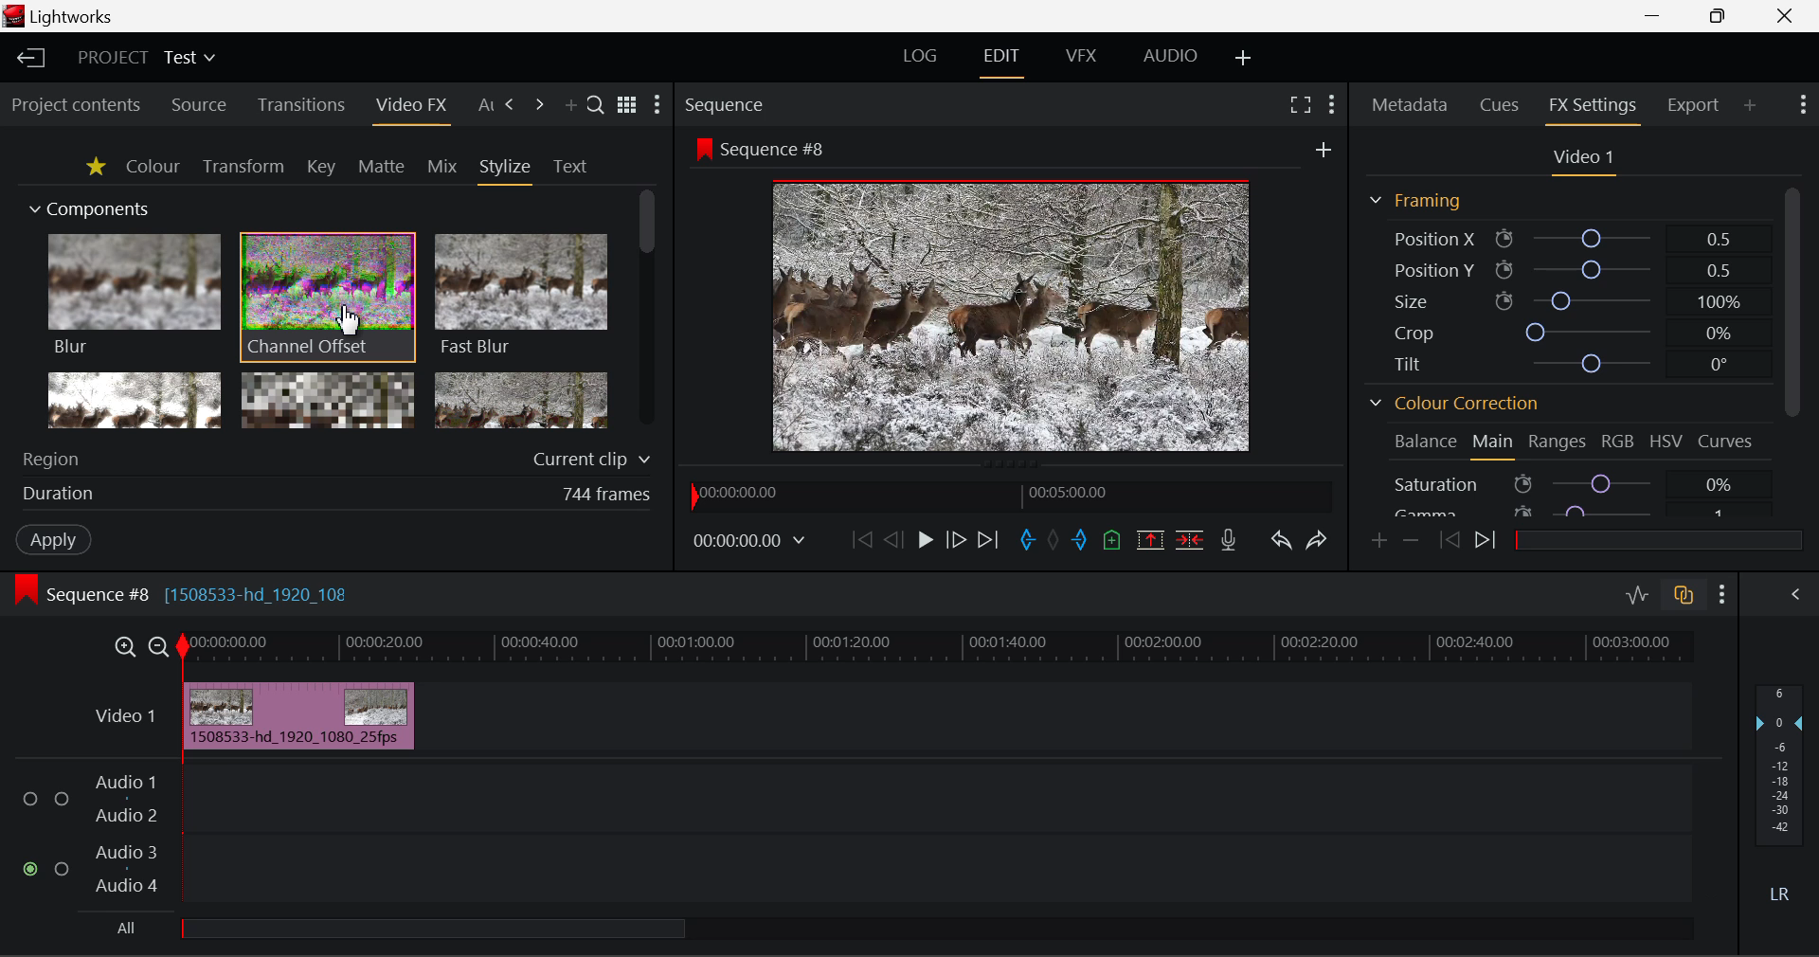 The image size is (1819, 957). Describe the element at coordinates (539, 105) in the screenshot. I see `Next Tab` at that location.